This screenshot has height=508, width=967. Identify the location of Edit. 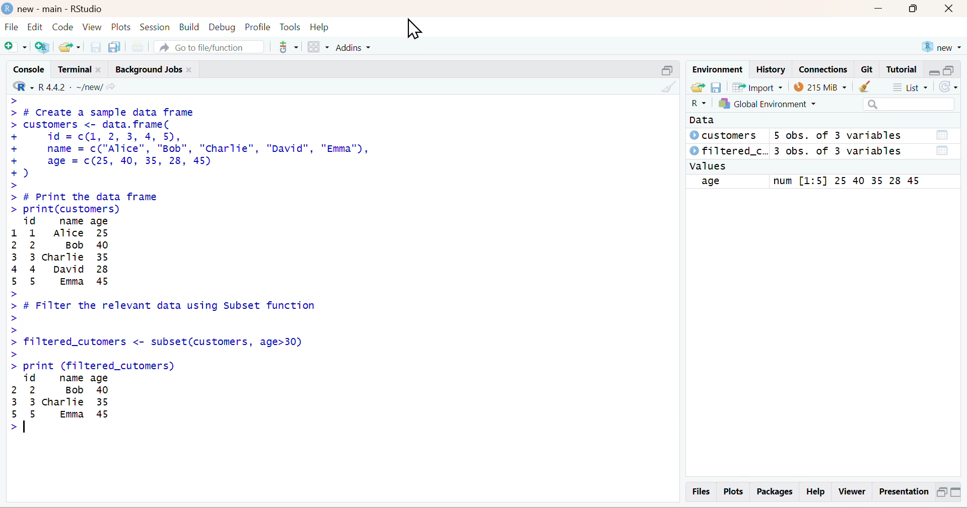
(37, 27).